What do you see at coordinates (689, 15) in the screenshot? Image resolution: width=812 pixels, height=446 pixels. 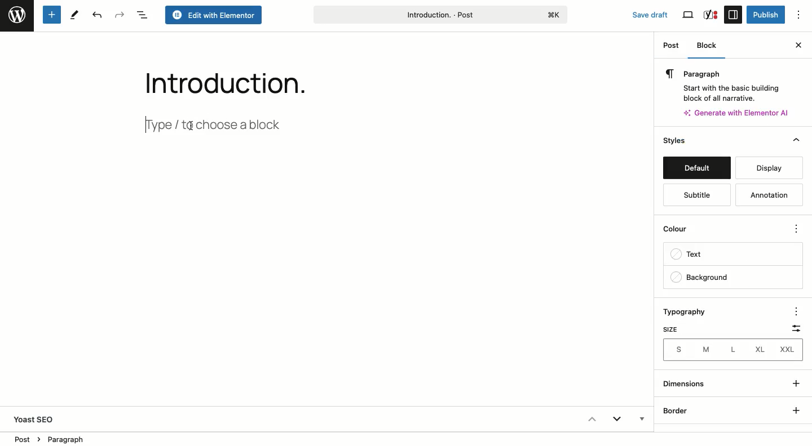 I see `View` at bounding box center [689, 15].